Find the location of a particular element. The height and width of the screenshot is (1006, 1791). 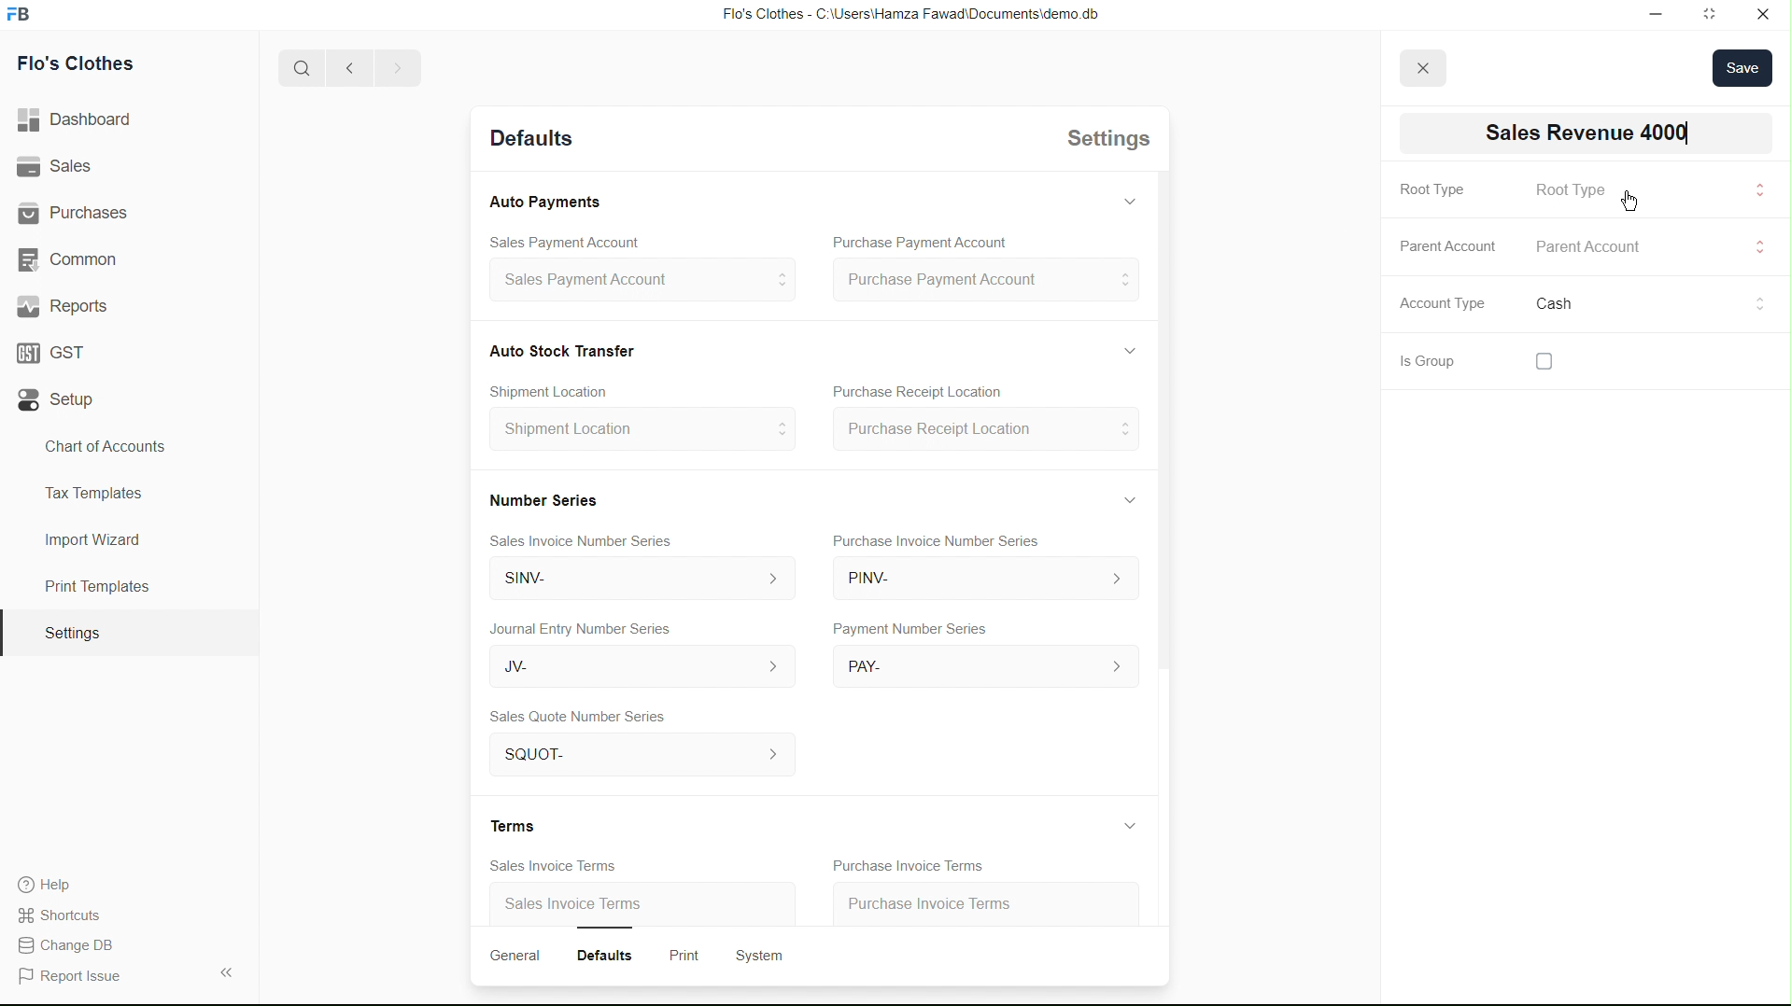

Cash is located at coordinates (563, 349).